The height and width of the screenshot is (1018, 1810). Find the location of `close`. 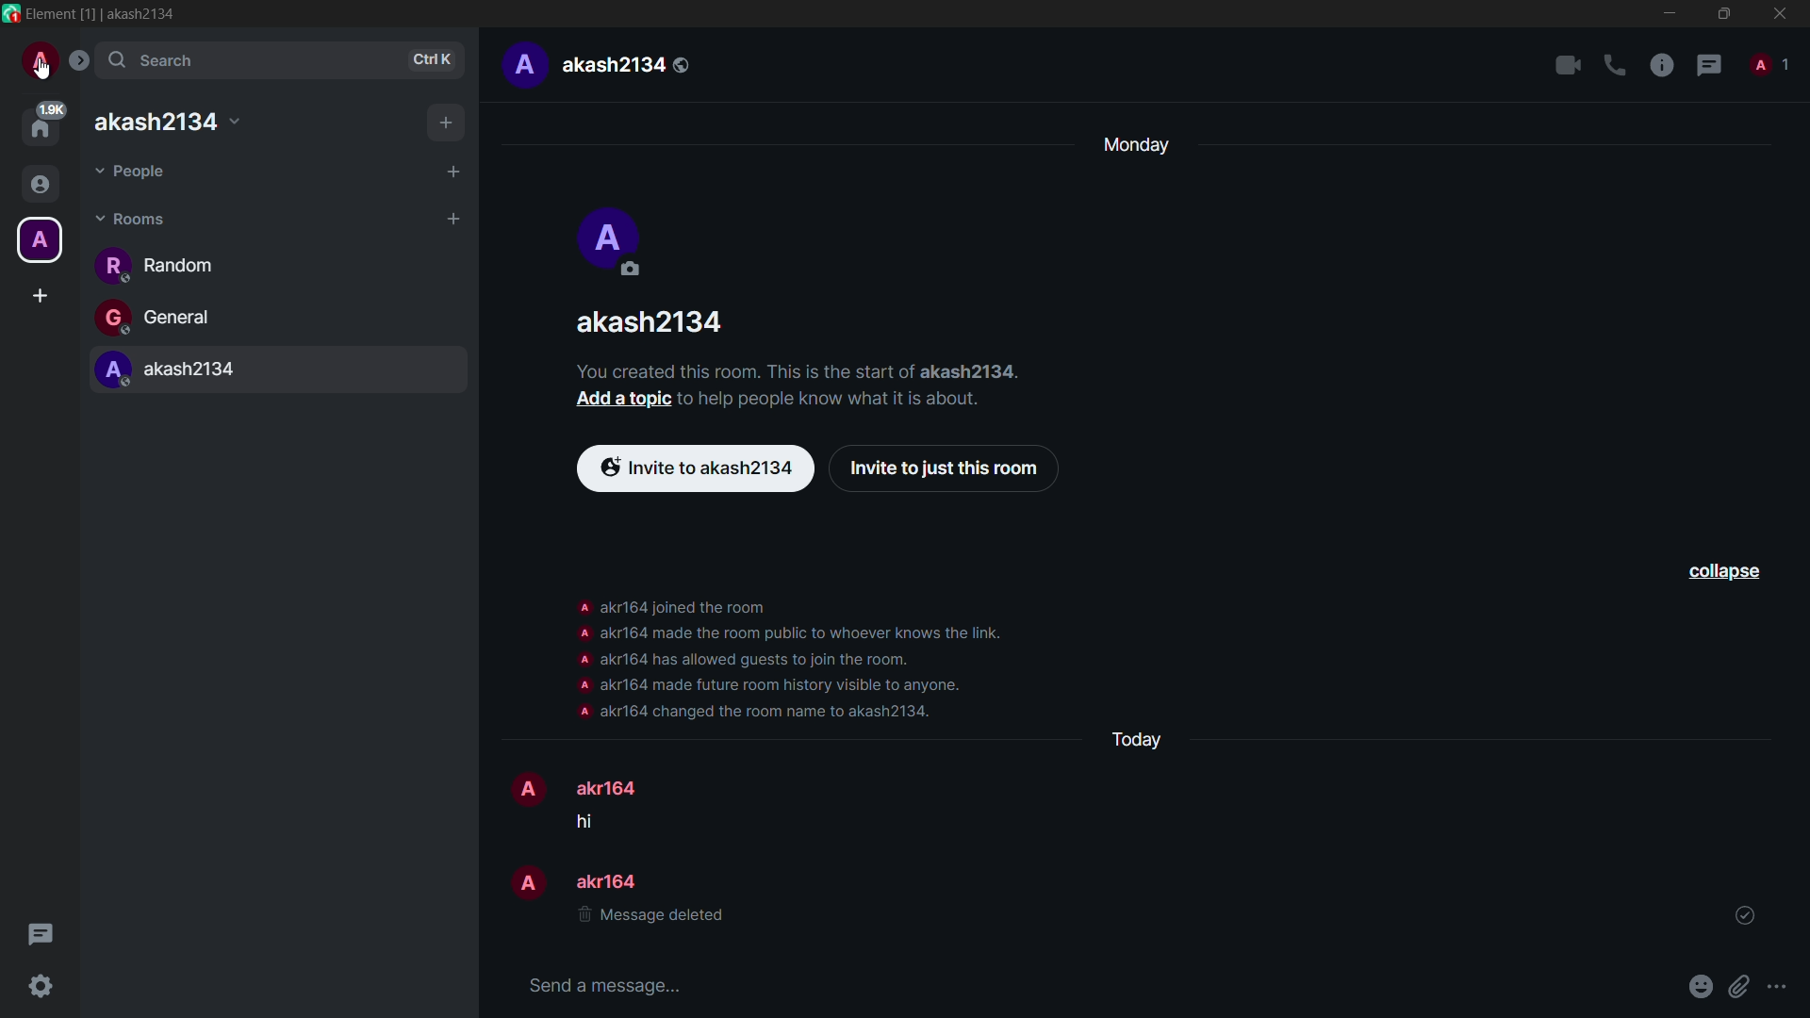

close is located at coordinates (1780, 13).